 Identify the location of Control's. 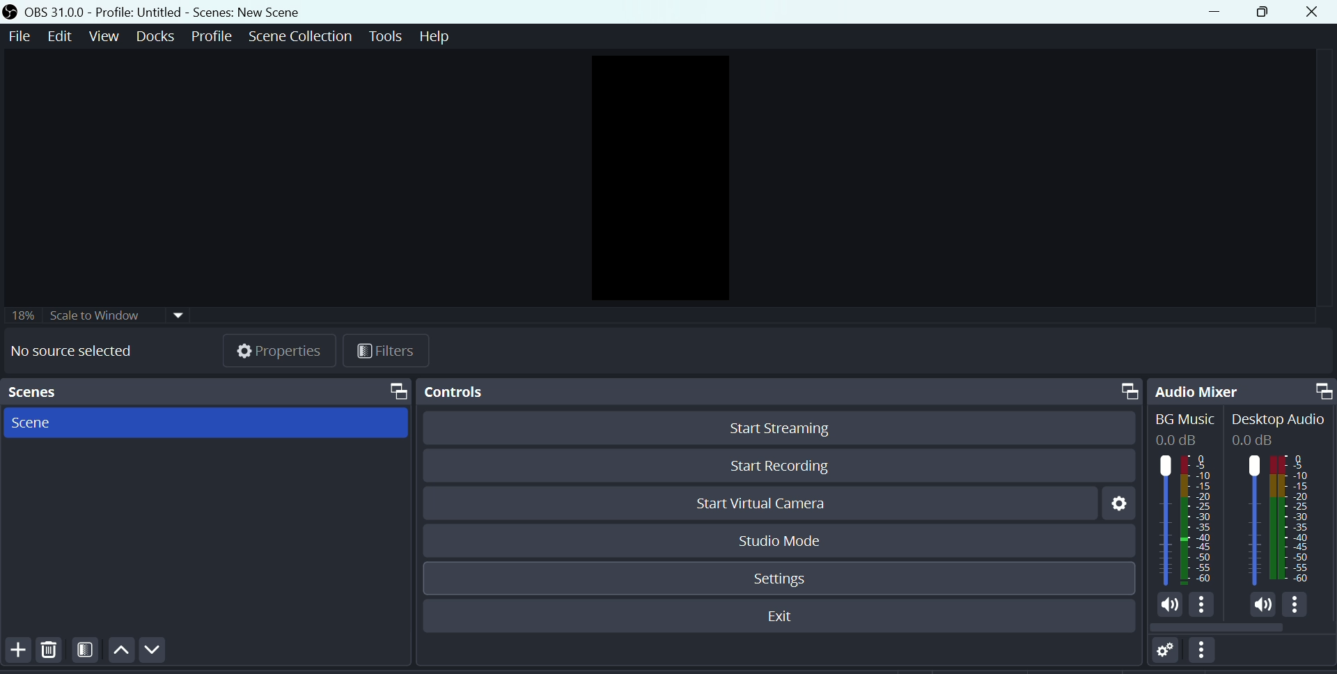
(777, 389).